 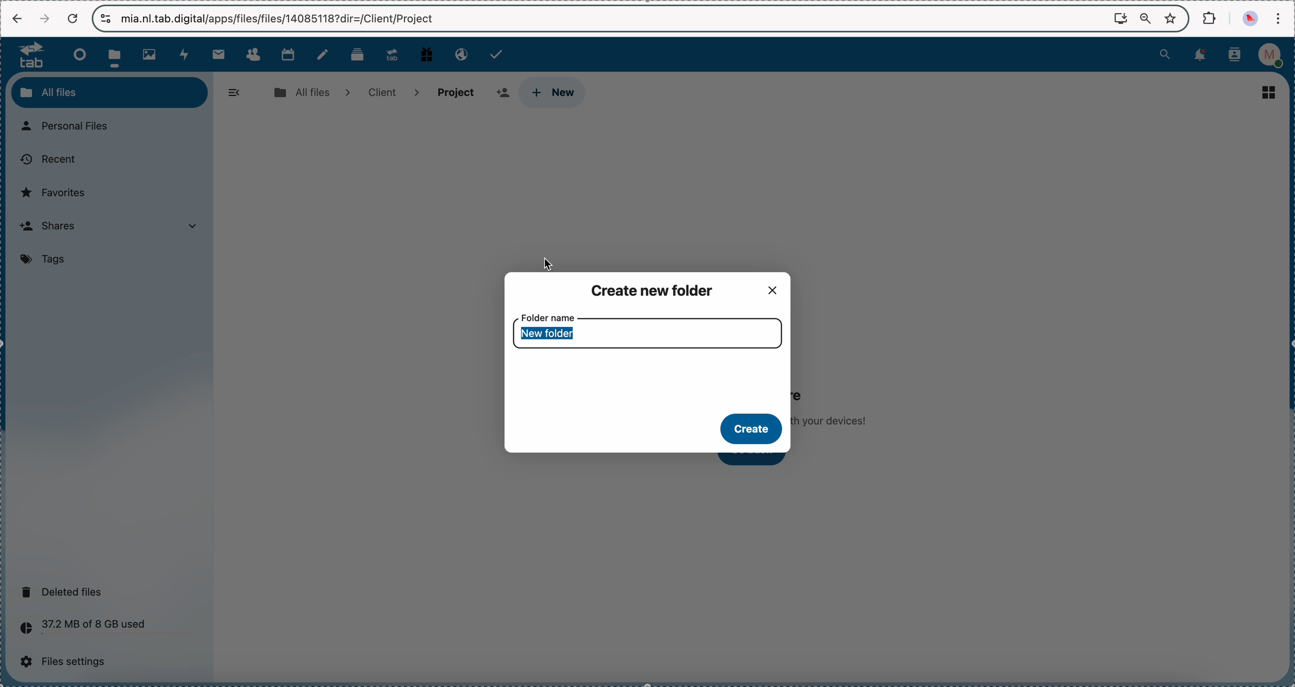 I want to click on client, so click(x=392, y=92).